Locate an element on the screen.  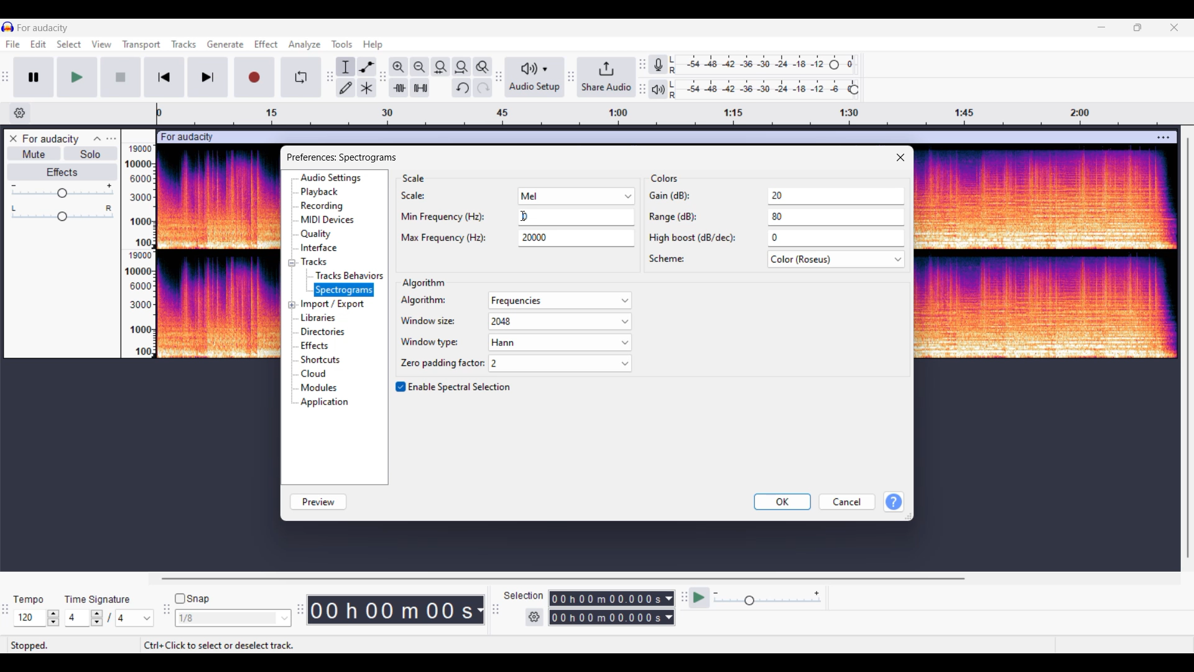
File menu is located at coordinates (13, 44).